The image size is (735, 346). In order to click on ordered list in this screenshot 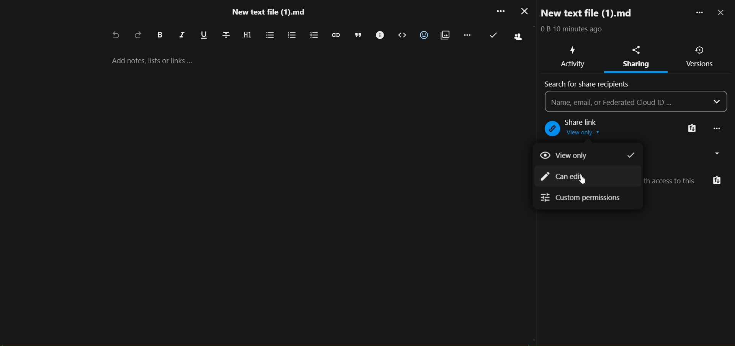, I will do `click(291, 36)`.